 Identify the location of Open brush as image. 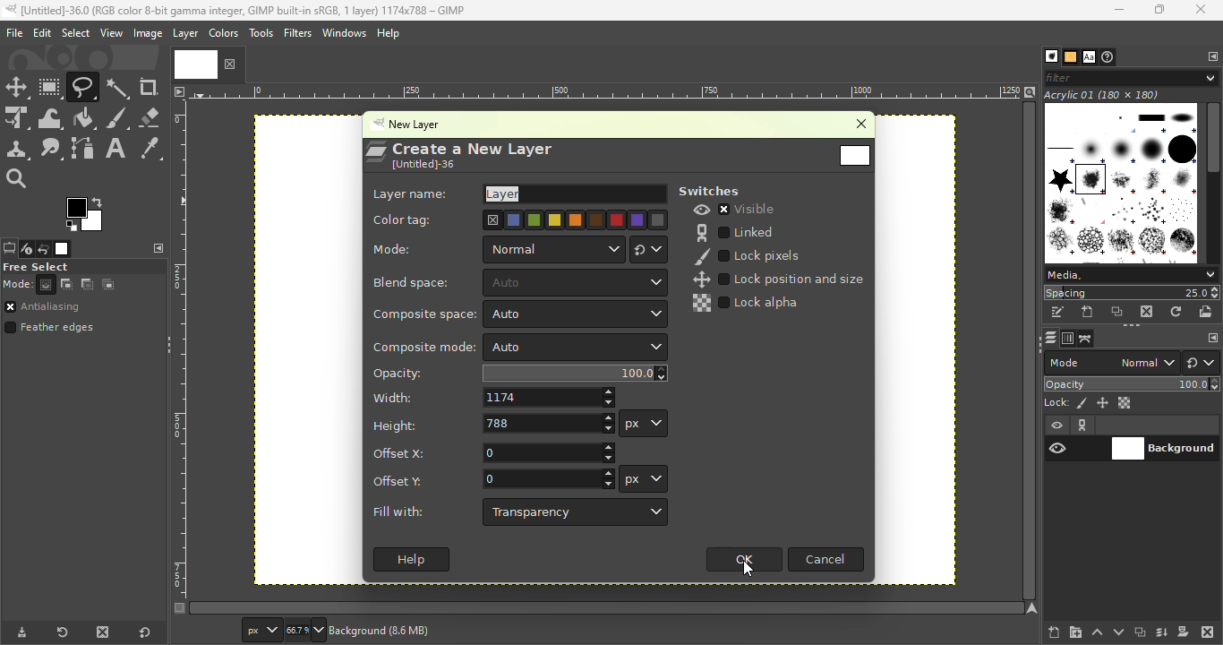
(1209, 312).